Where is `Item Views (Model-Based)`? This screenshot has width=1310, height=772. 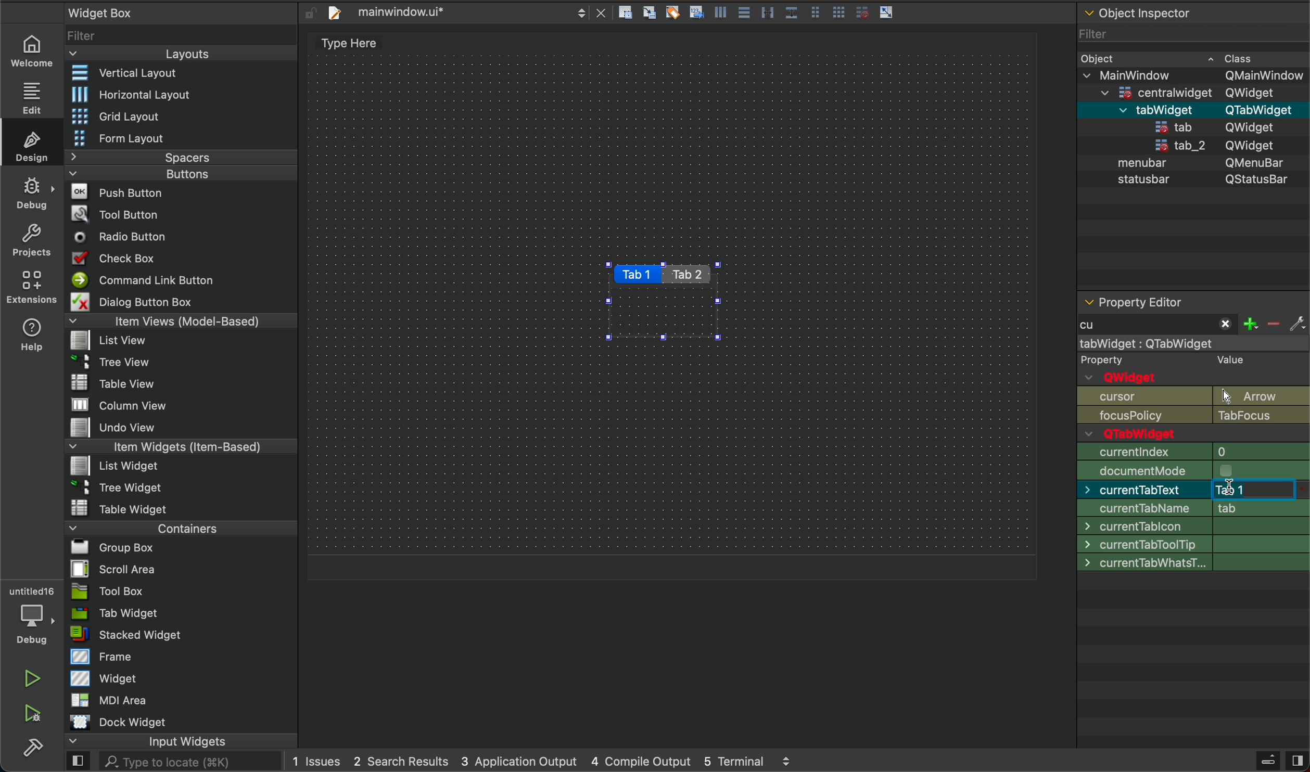 Item Views (Model-Based) is located at coordinates (182, 322).